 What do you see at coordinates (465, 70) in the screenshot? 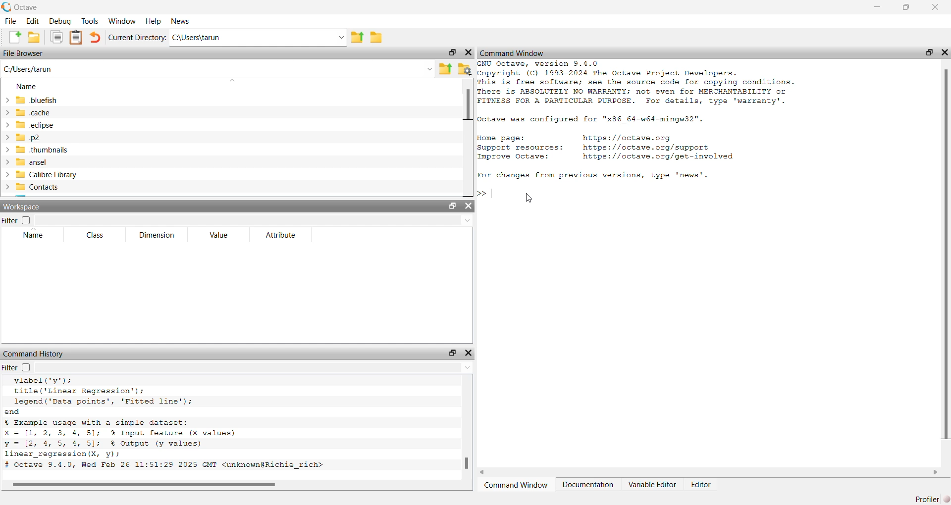
I see `browse your files` at bounding box center [465, 70].